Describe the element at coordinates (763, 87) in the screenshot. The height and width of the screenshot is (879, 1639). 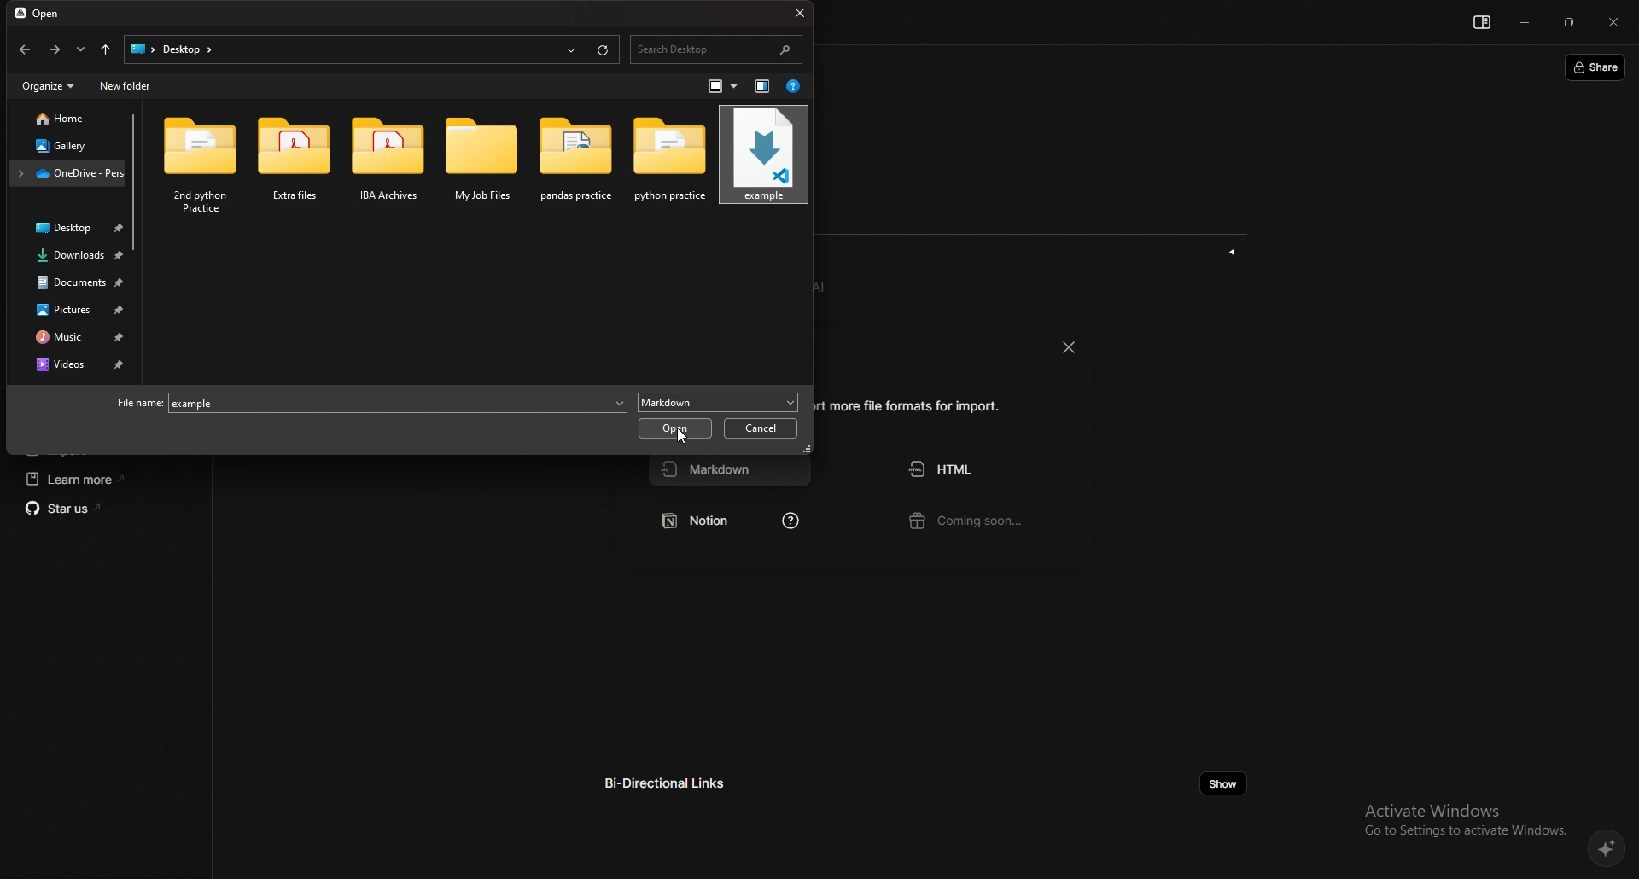
I see `show the preview pane` at that location.